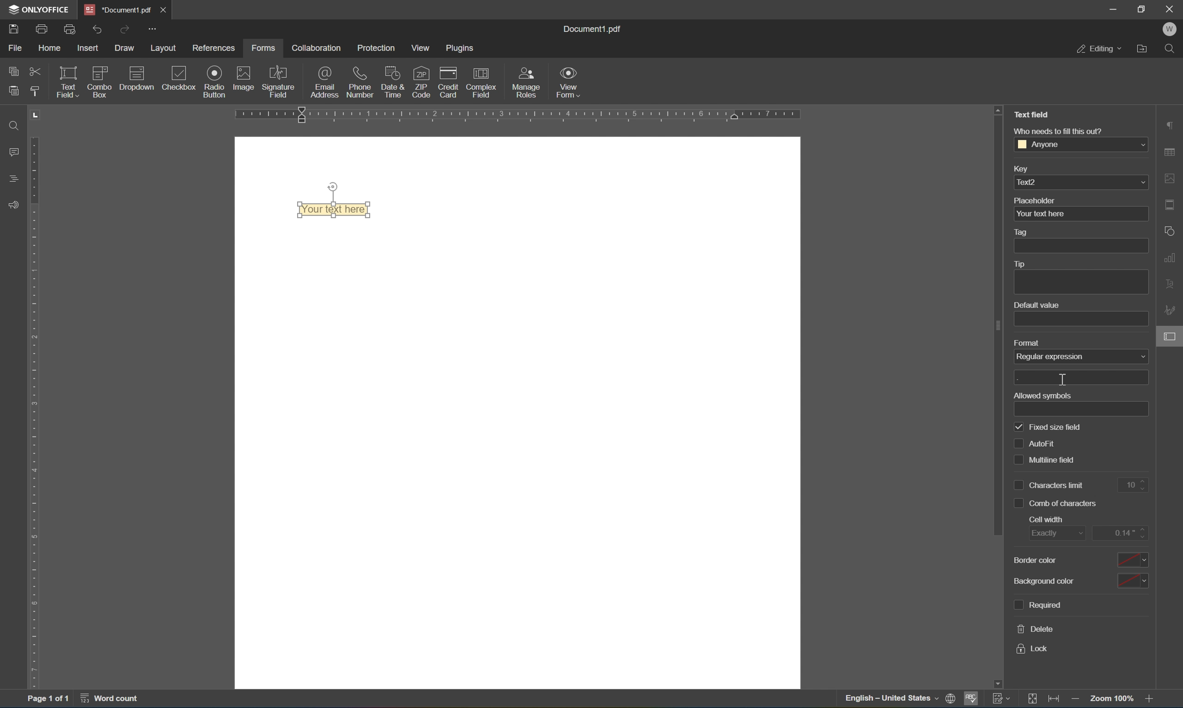 The height and width of the screenshot is (708, 1183). What do you see at coordinates (1123, 533) in the screenshot?
I see `0.14` at bounding box center [1123, 533].